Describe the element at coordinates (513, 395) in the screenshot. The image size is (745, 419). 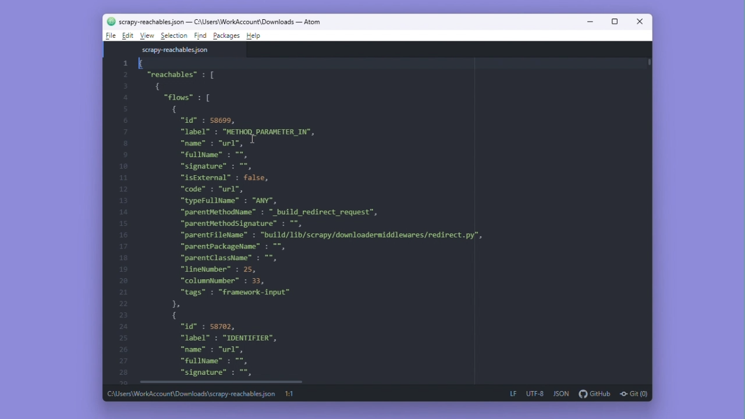
I see `LF` at that location.